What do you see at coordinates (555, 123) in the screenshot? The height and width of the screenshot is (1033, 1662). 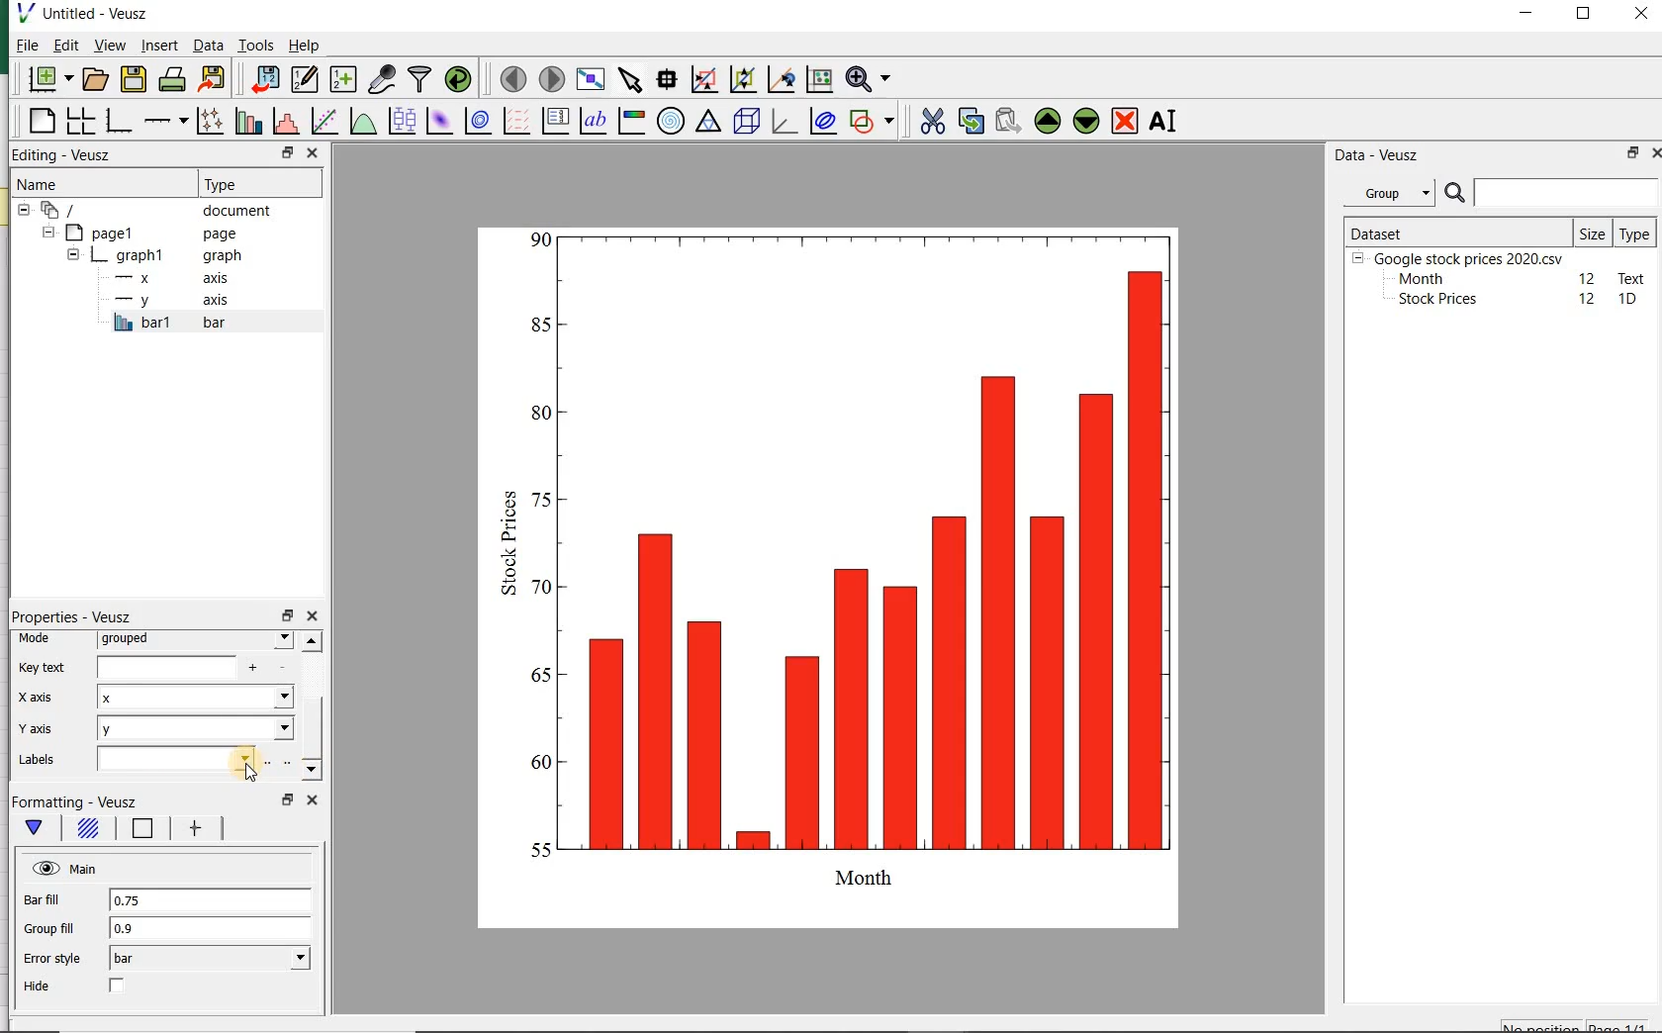 I see `plot key` at bounding box center [555, 123].